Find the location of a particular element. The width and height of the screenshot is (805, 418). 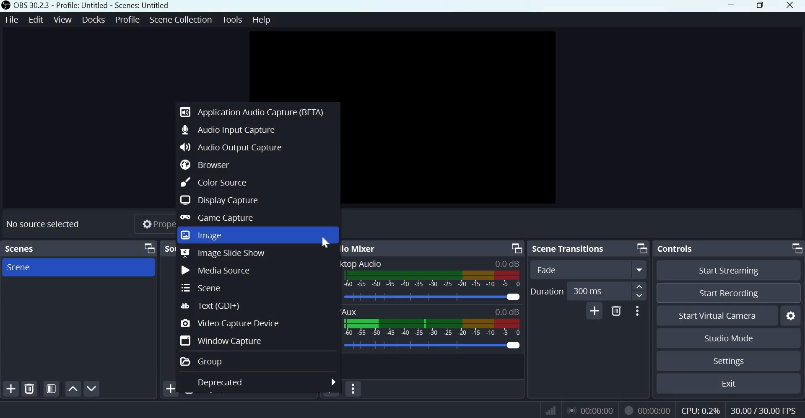

cursor is located at coordinates (325, 243).